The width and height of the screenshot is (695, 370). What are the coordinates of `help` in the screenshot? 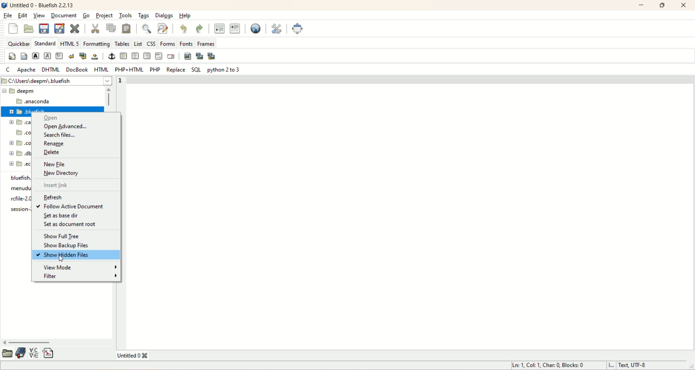 It's located at (184, 16).